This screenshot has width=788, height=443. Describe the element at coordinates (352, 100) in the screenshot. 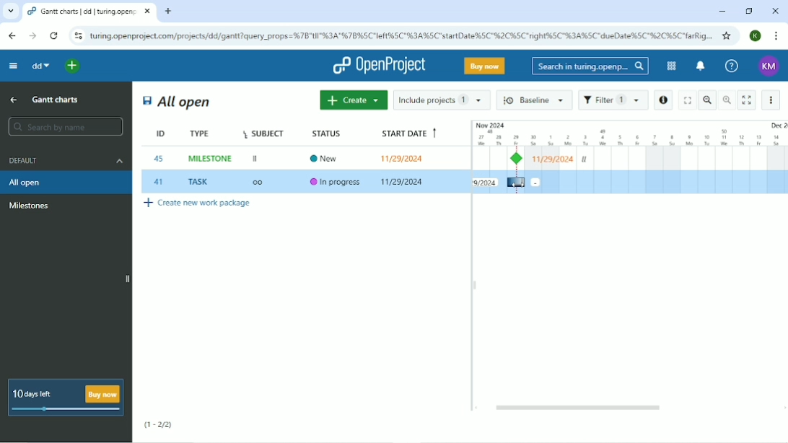

I see `Create` at that location.